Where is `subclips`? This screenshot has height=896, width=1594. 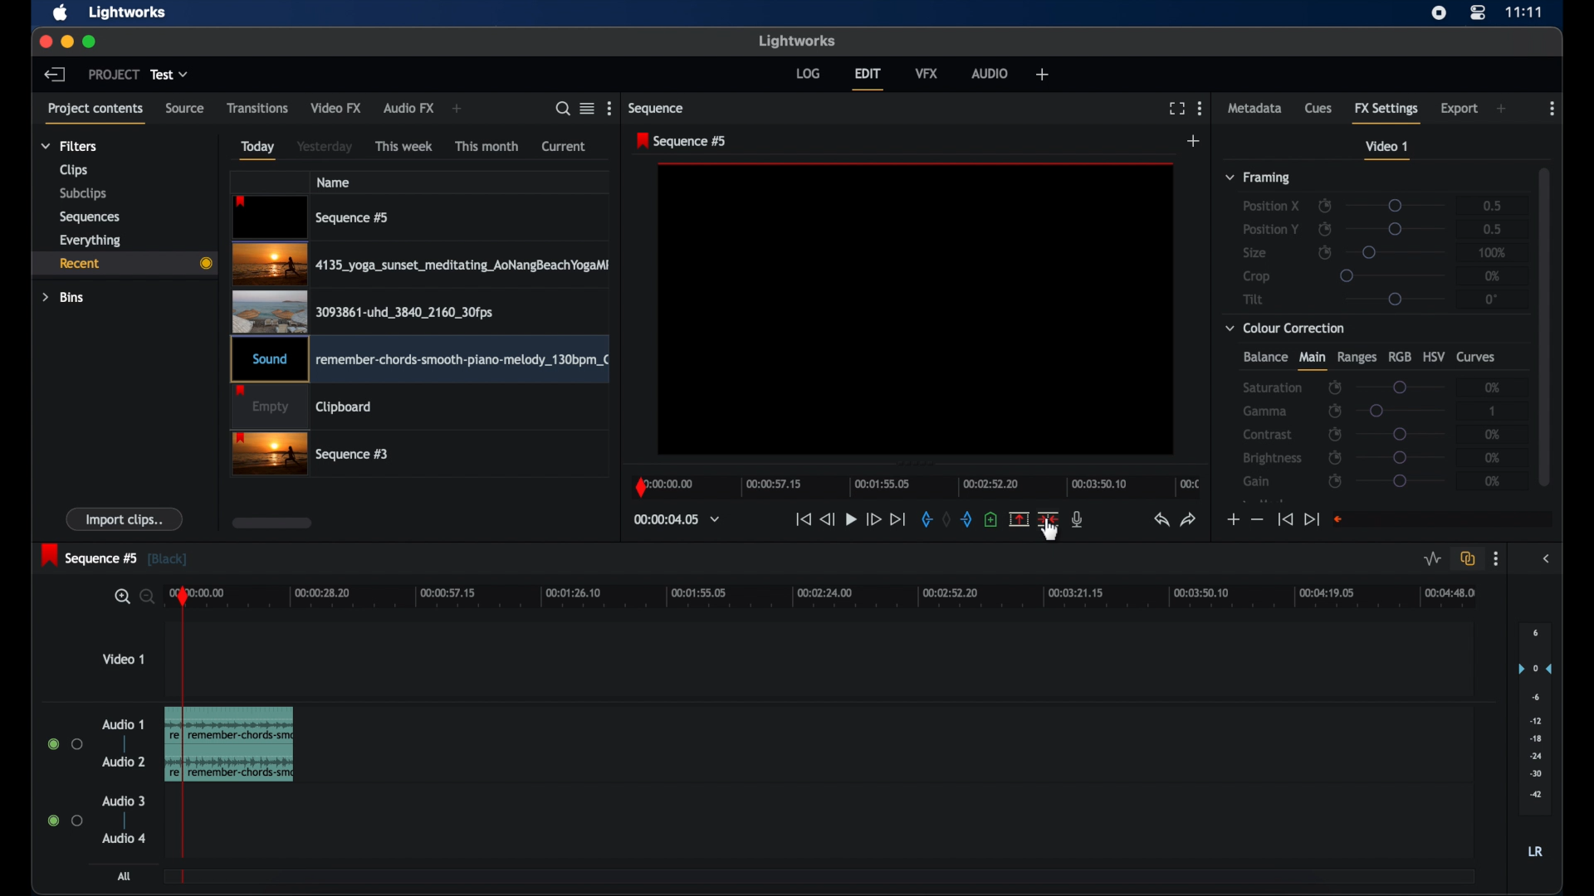
subclips is located at coordinates (85, 194).